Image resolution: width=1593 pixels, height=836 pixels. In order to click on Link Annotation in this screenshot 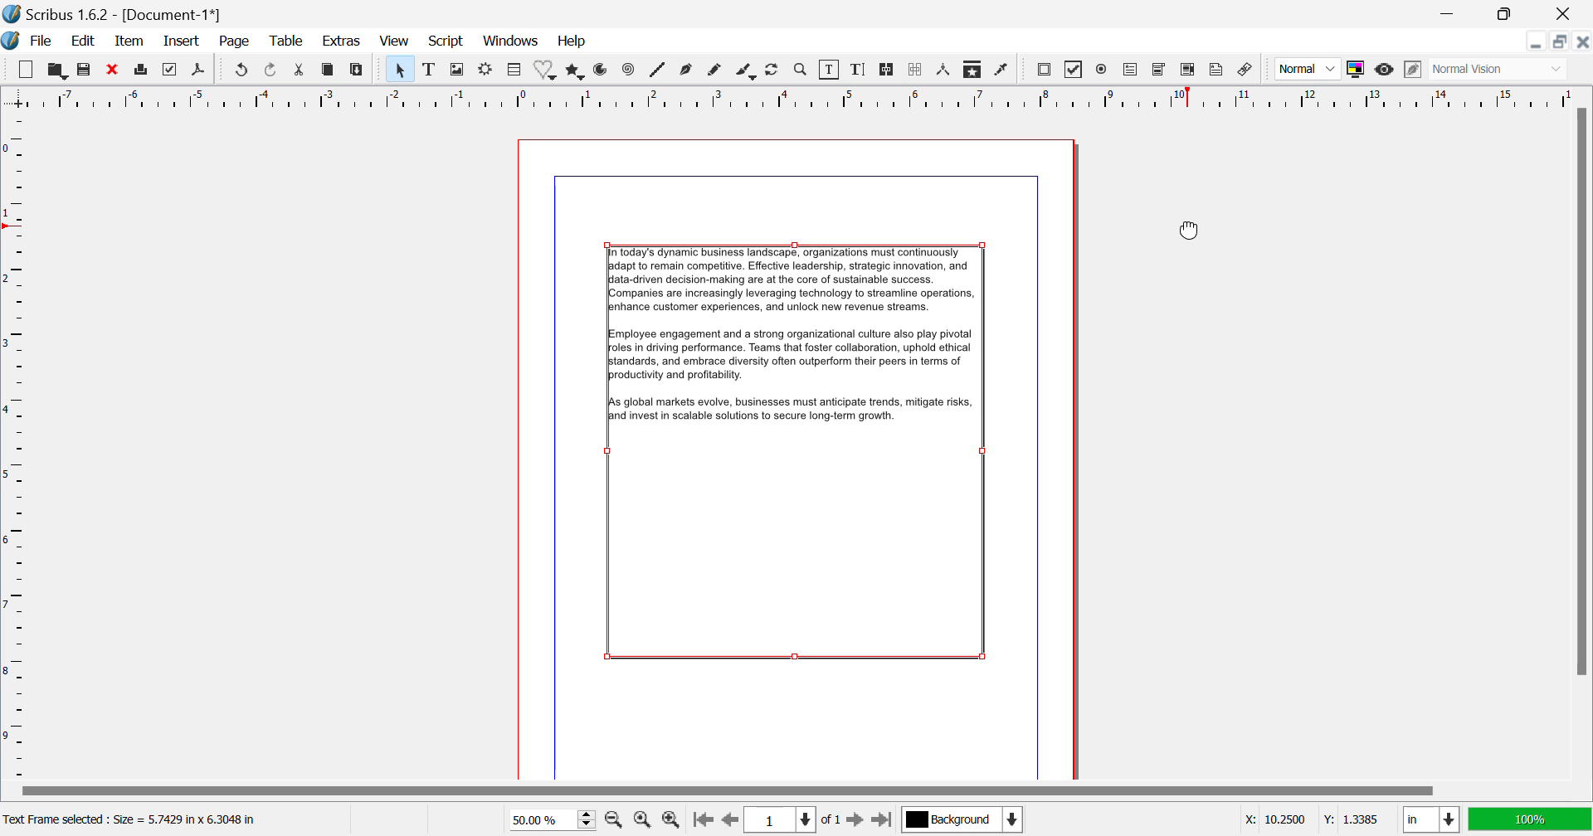, I will do `click(1248, 71)`.